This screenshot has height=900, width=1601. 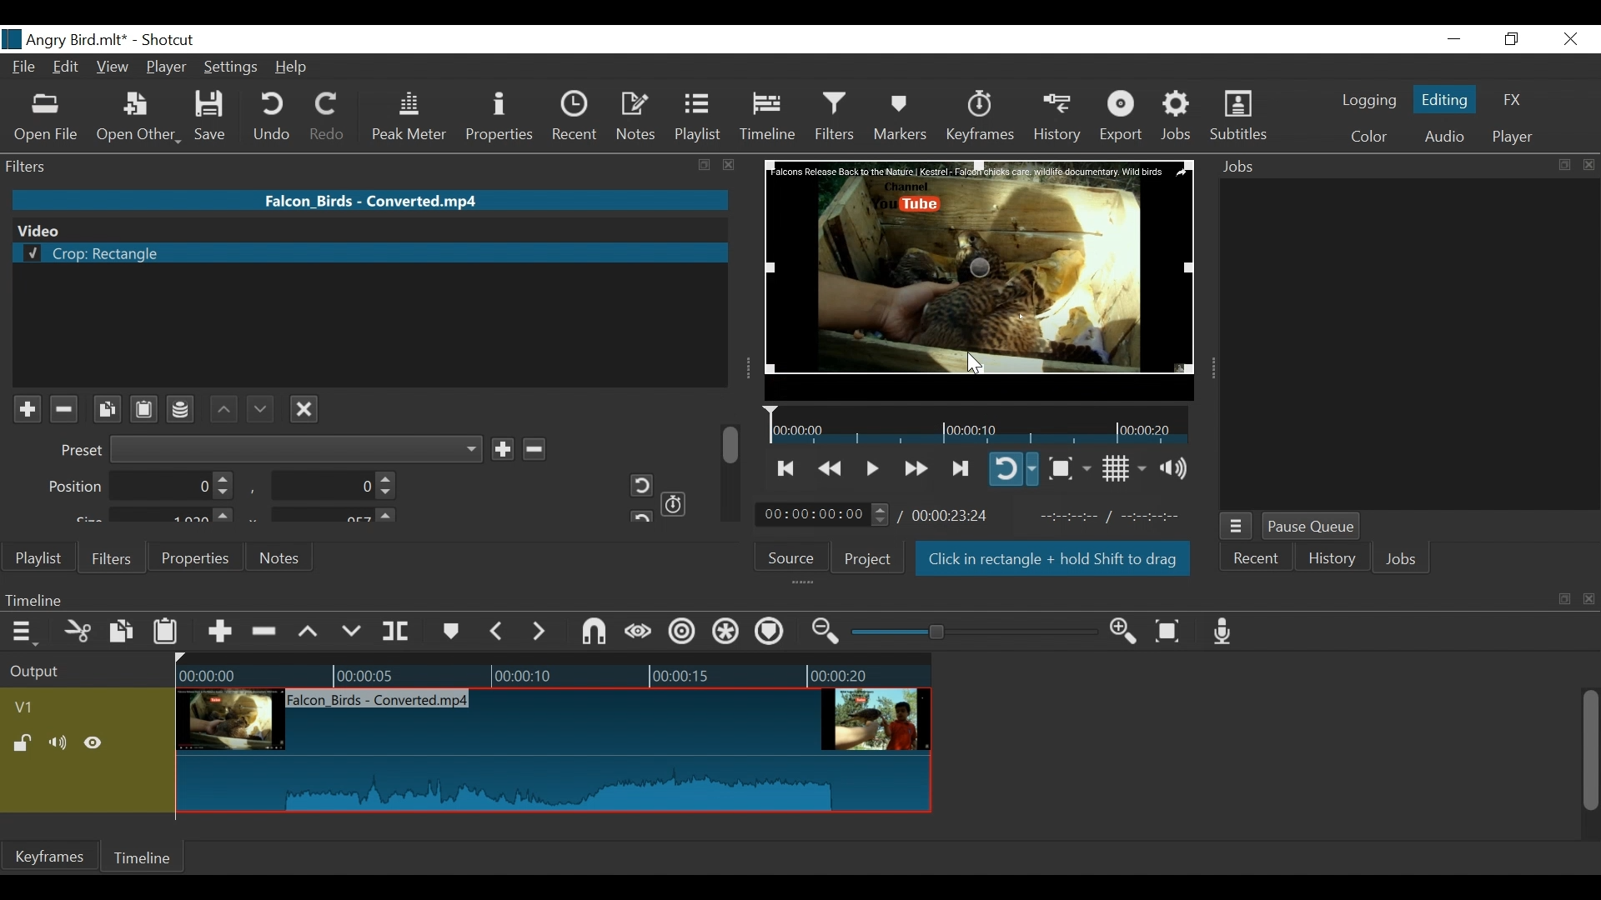 I want to click on close, so click(x=1589, y=165).